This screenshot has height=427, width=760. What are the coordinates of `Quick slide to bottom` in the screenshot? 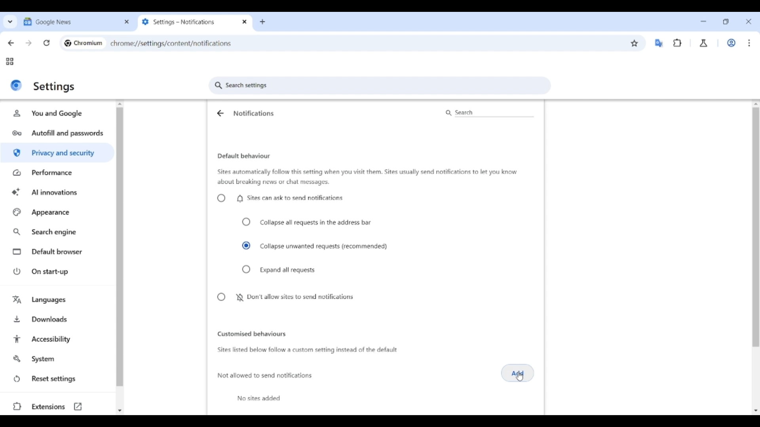 It's located at (120, 411).